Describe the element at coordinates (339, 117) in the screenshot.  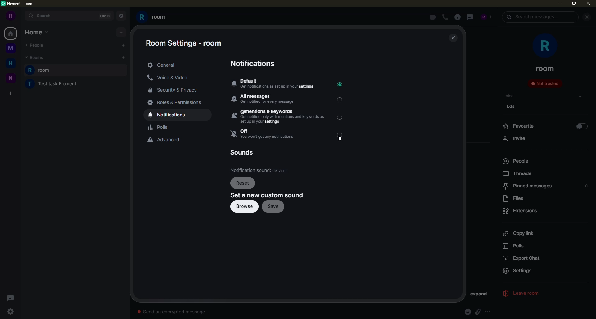
I see `click to select` at that location.